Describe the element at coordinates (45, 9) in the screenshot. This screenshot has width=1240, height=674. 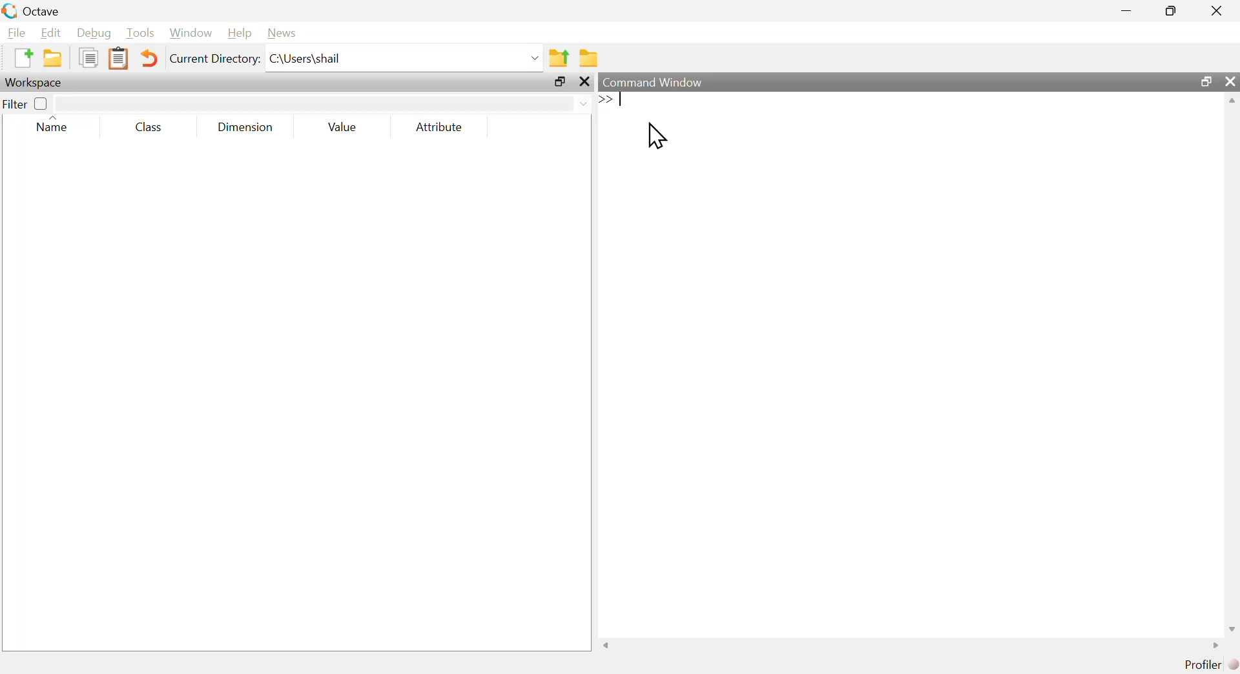
I see `octave` at that location.